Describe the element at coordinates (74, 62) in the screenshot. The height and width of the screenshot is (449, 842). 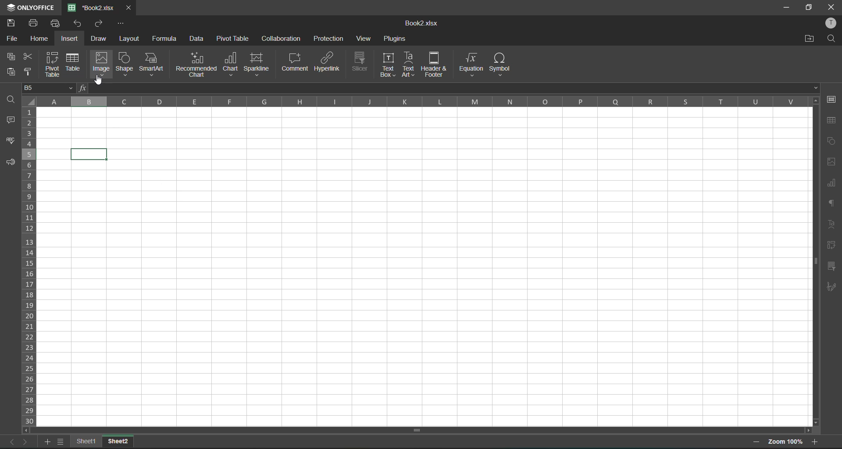
I see `table` at that location.